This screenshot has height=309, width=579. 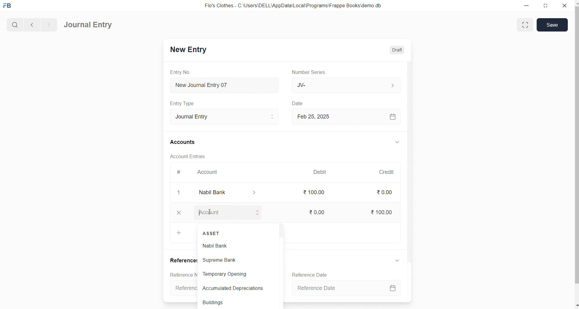 I want to click on Entry Type, so click(x=186, y=103).